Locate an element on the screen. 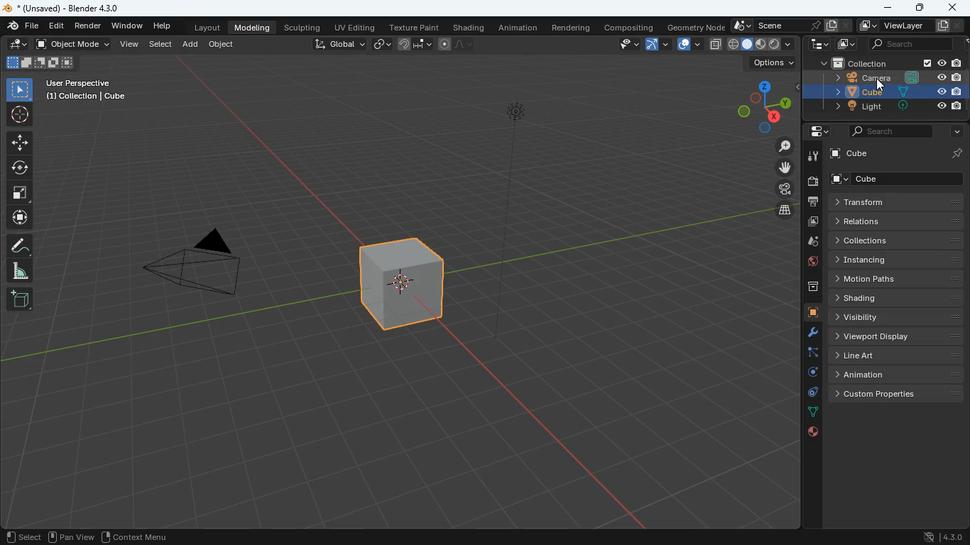 Image resolution: width=970 pixels, height=545 pixels. select is located at coordinates (23, 535).